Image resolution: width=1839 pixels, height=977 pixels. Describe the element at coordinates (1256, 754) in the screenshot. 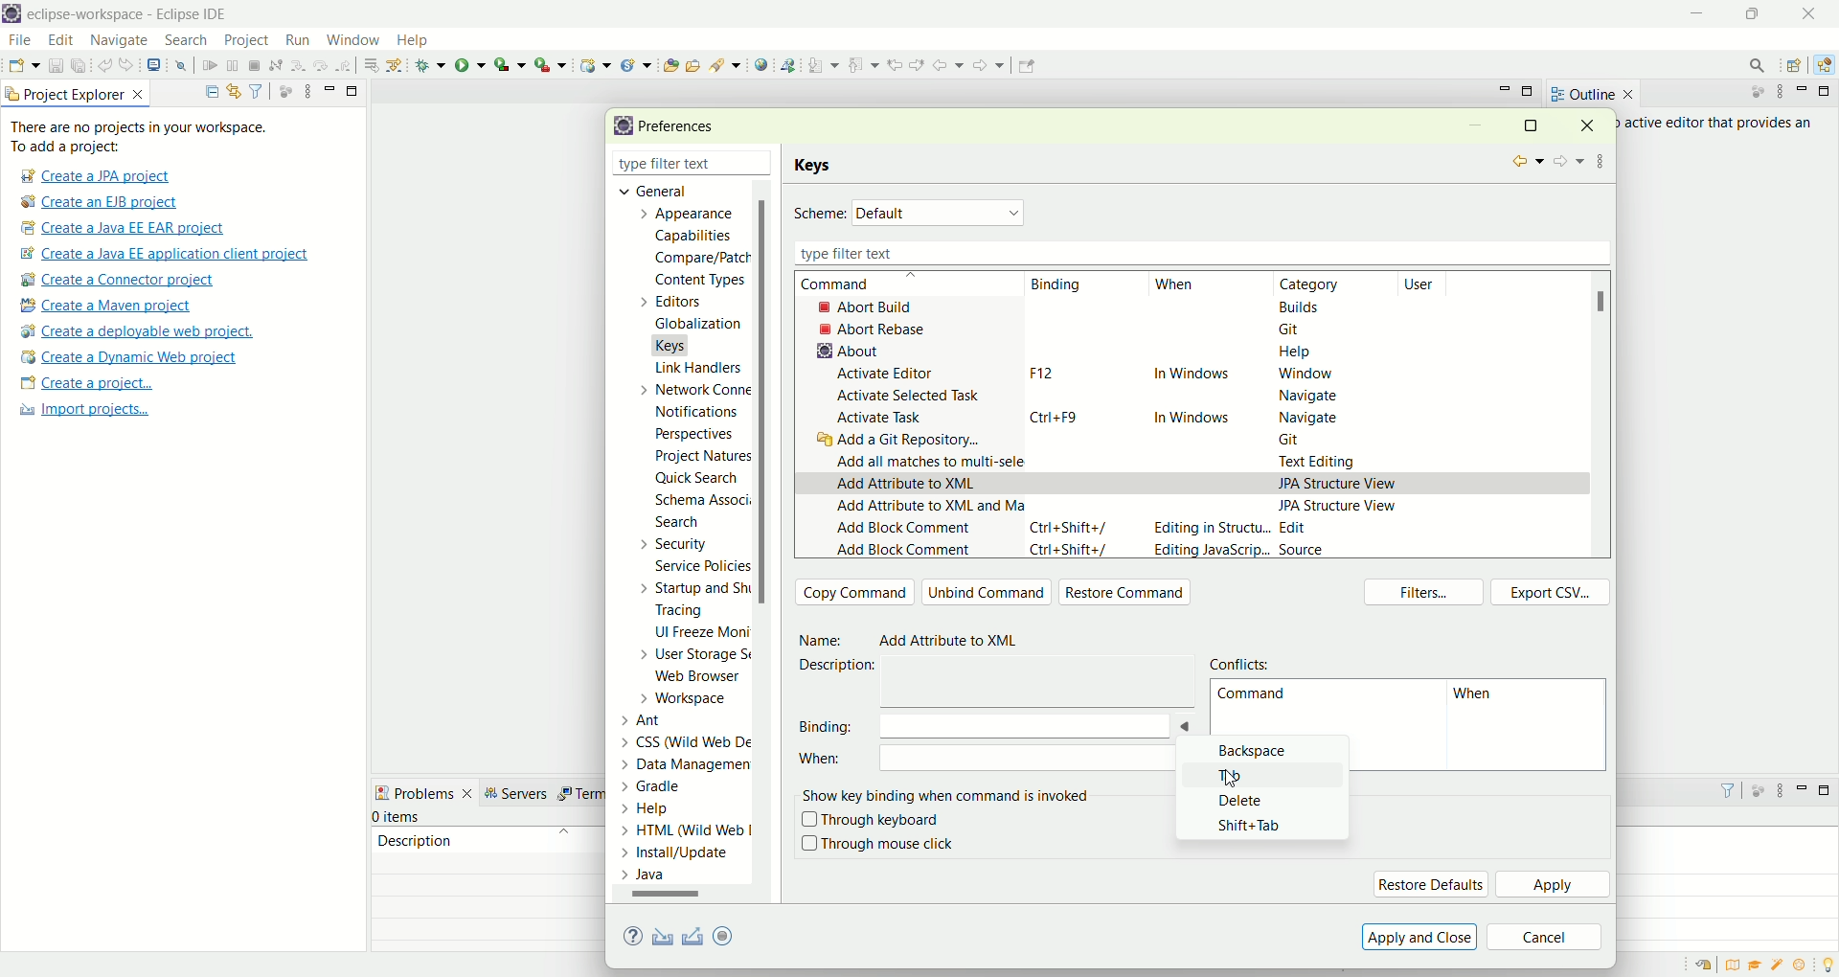

I see `backspace` at that location.